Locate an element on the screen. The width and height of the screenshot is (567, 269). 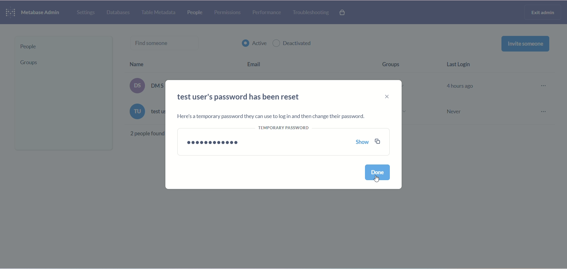
4 hours ago is located at coordinates (462, 85).